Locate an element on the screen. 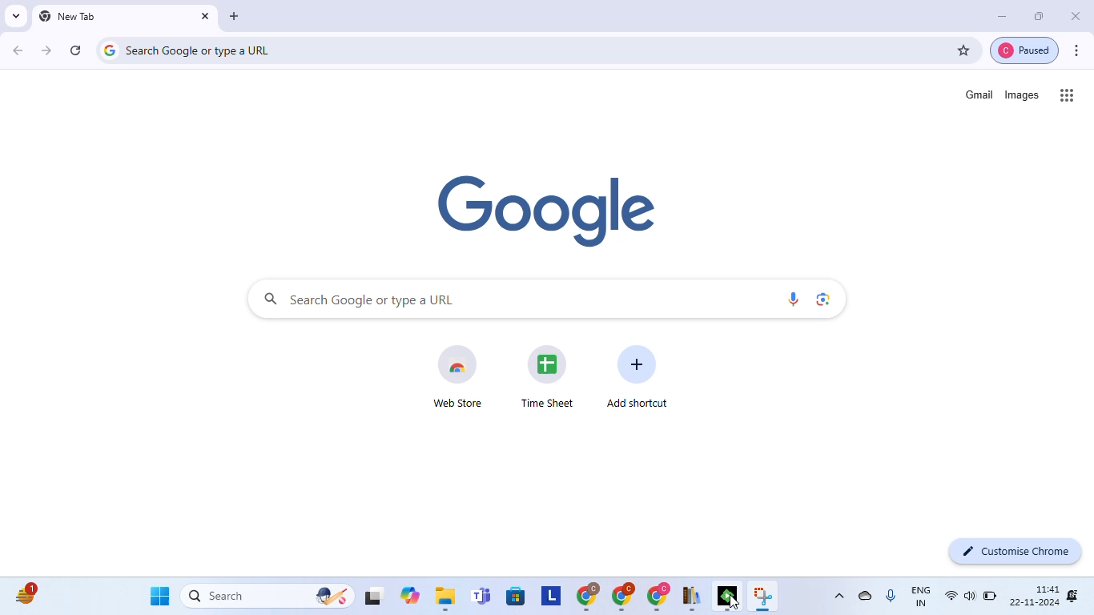 The height and width of the screenshot is (615, 1094). search is located at coordinates (266, 596).